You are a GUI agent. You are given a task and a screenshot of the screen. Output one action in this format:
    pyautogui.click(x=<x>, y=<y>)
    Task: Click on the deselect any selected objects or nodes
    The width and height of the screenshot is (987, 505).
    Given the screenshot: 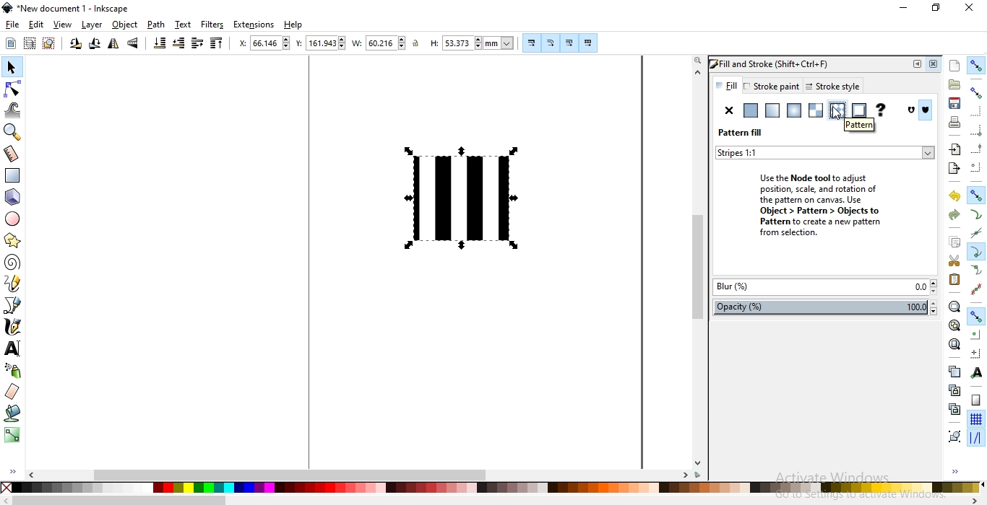 What is the action you would take?
    pyautogui.click(x=48, y=44)
    